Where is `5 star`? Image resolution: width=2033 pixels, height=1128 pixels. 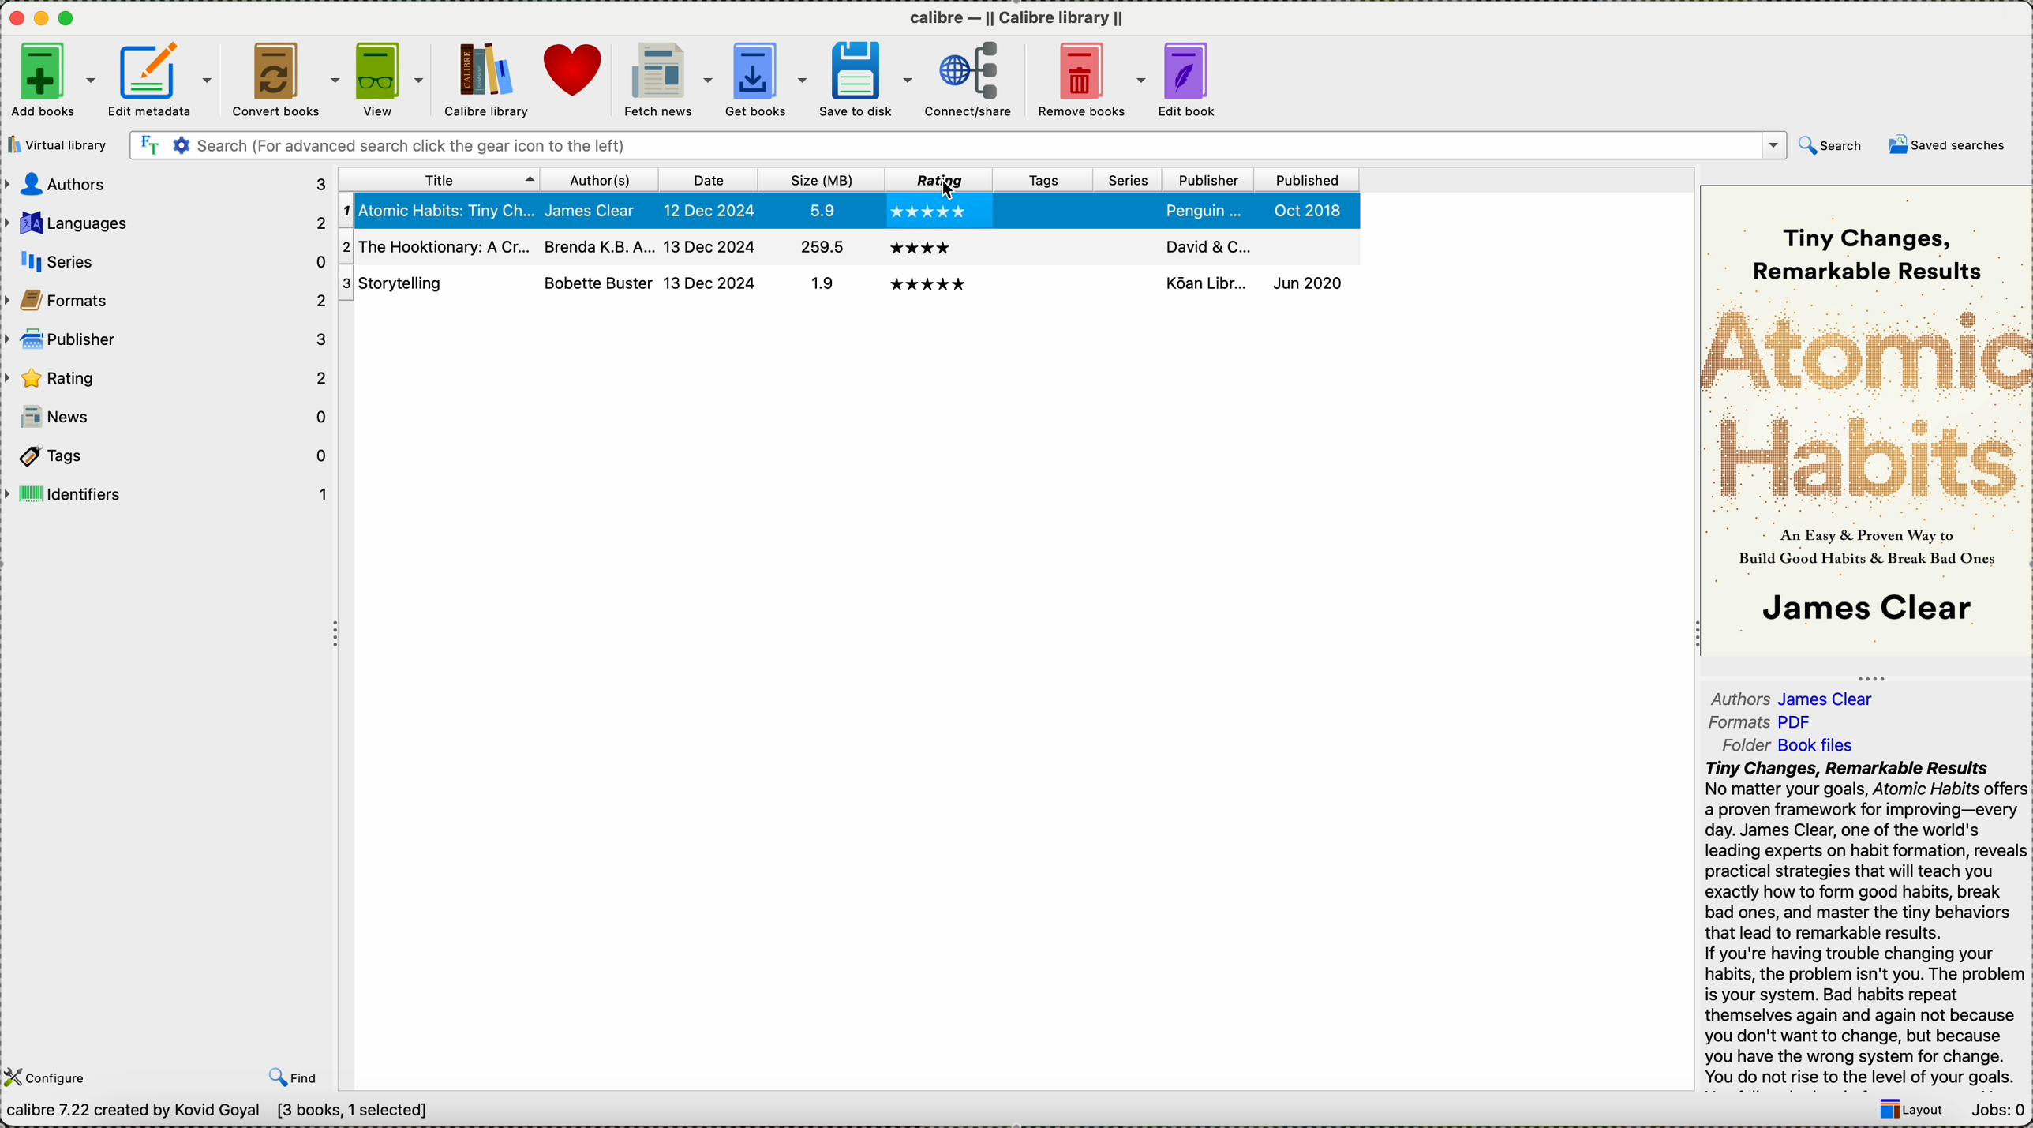 5 star is located at coordinates (932, 212).